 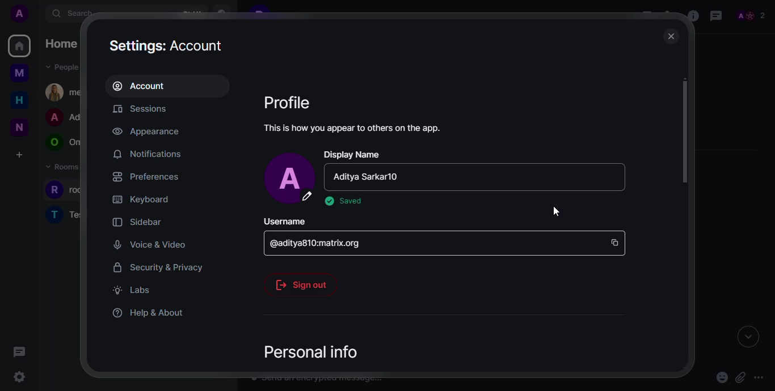 What do you see at coordinates (168, 45) in the screenshot?
I see `settings` at bounding box center [168, 45].